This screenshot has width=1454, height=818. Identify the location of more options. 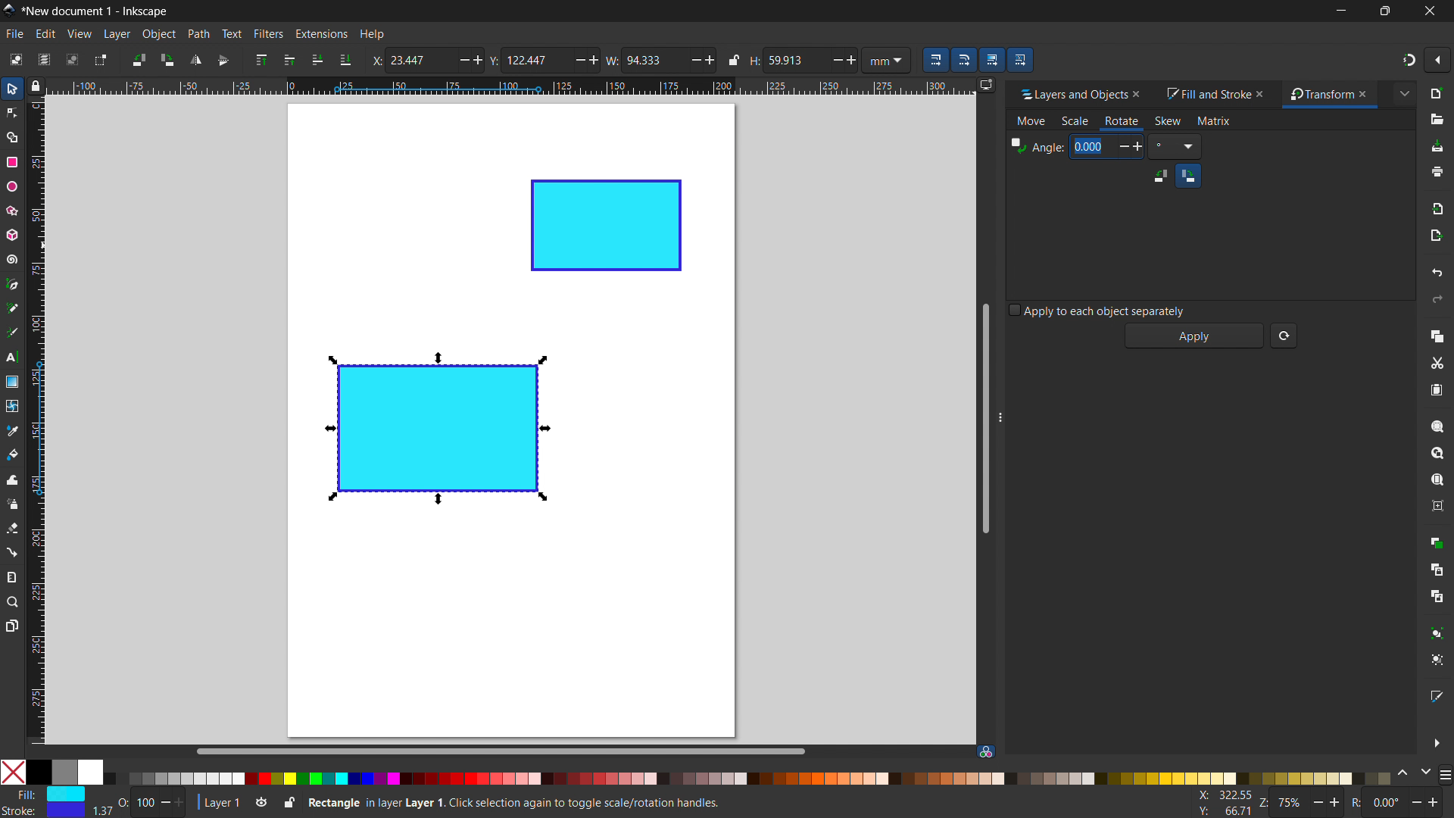
(1437, 743).